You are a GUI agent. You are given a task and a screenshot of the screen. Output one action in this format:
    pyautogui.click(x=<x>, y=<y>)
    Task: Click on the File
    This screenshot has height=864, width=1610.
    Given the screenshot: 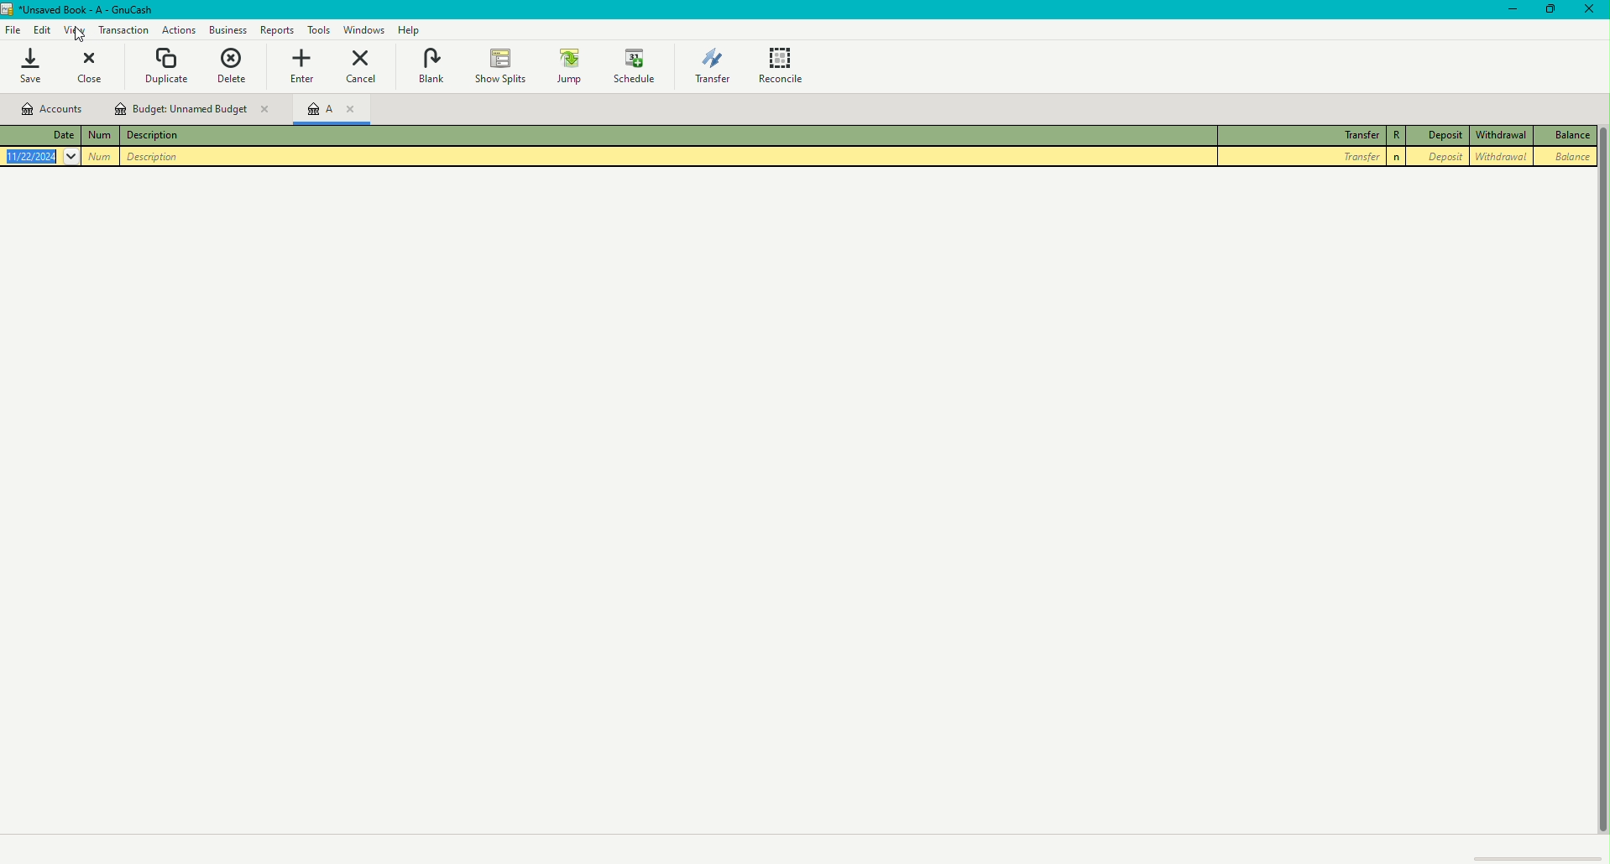 What is the action you would take?
    pyautogui.click(x=13, y=30)
    